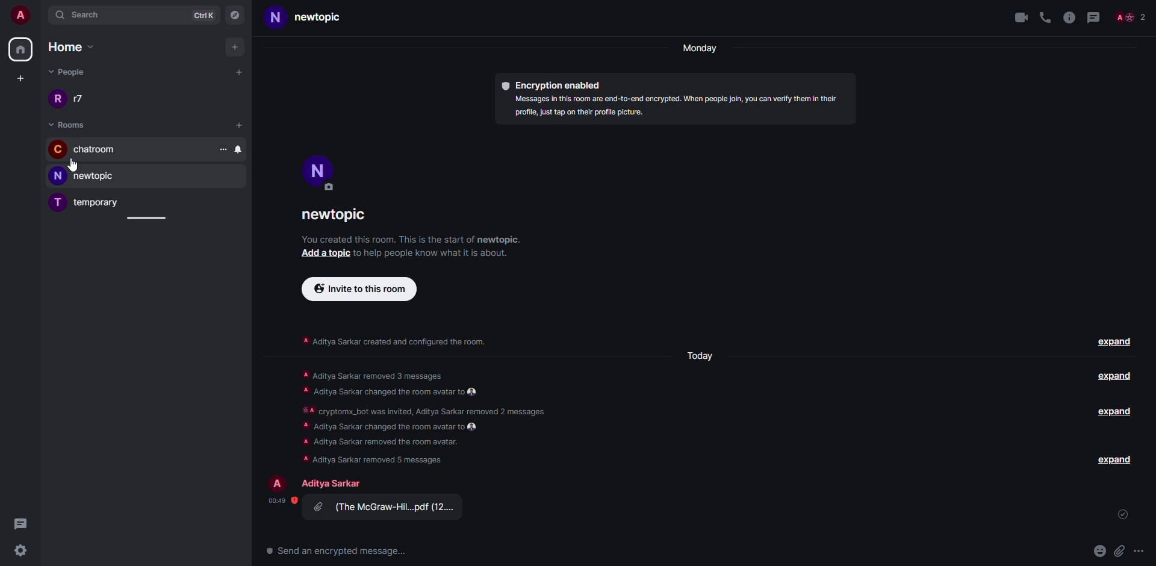 The height and width of the screenshot is (566, 1156). Describe the element at coordinates (702, 355) in the screenshot. I see `today` at that location.